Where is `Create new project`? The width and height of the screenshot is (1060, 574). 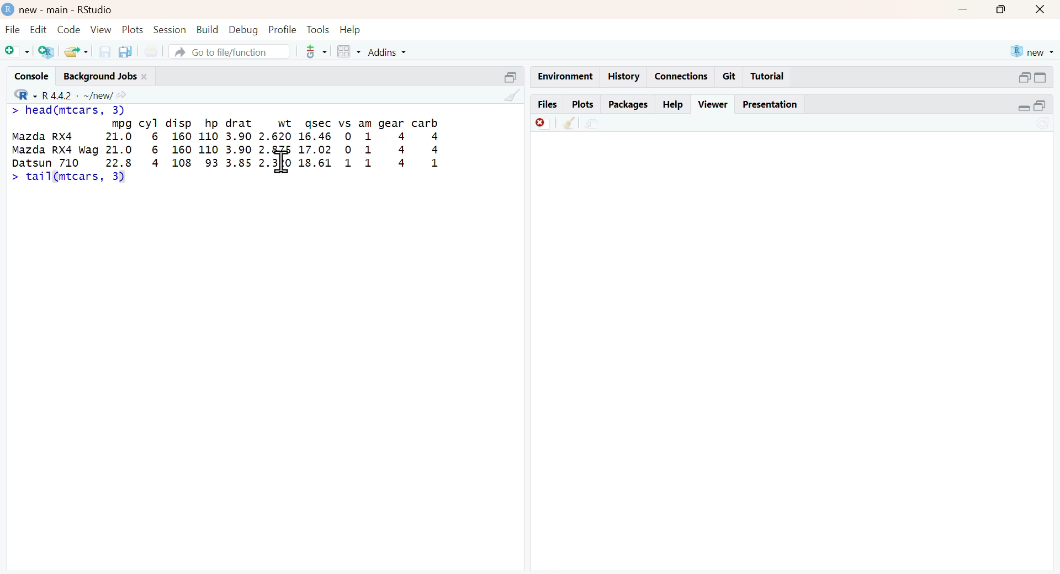 Create new project is located at coordinates (45, 52).